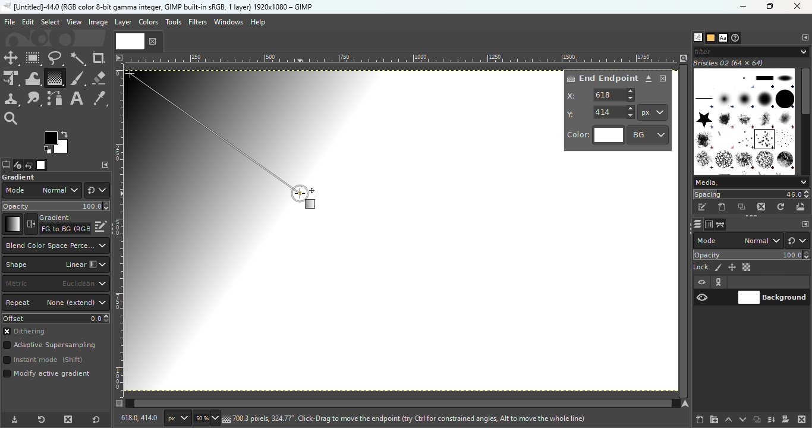 This screenshot has width=812, height=428. I want to click on Access the image menu, so click(118, 56).